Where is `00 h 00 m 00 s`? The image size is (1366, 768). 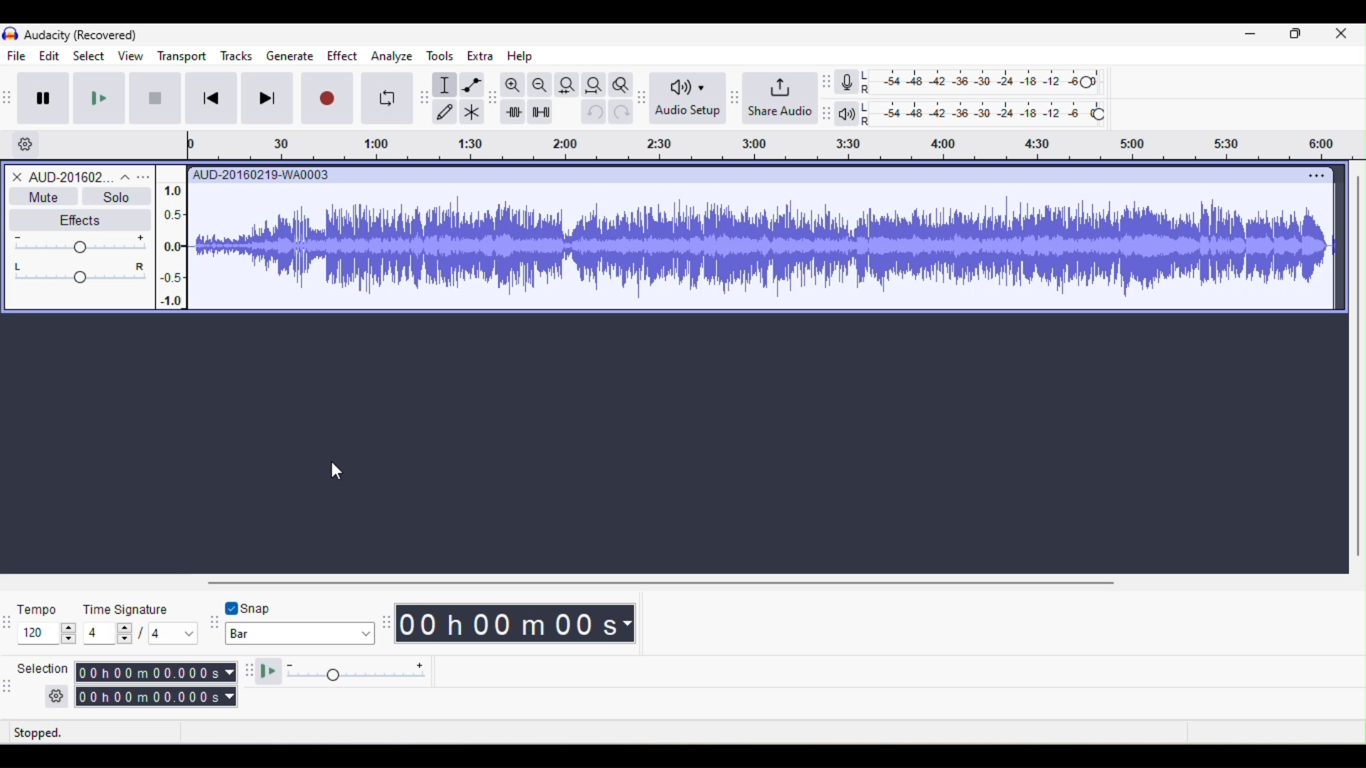 00 h 00 m 00 s is located at coordinates (515, 626).